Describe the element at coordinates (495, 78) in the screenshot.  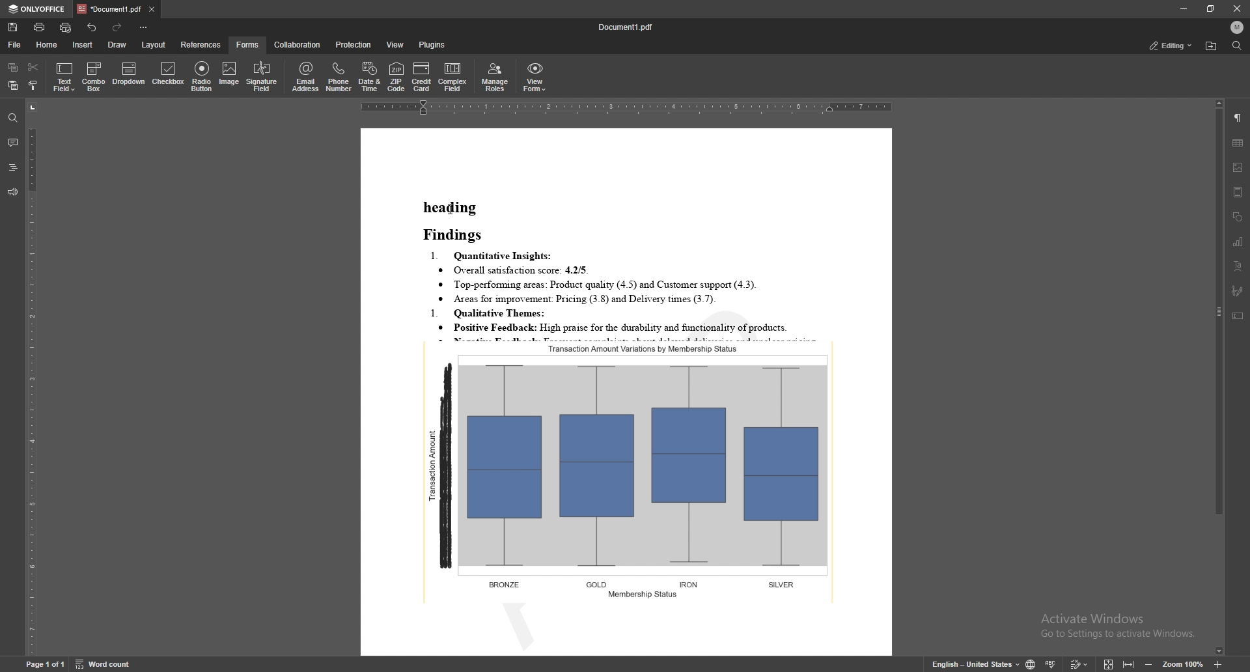
I see `manage roles` at that location.